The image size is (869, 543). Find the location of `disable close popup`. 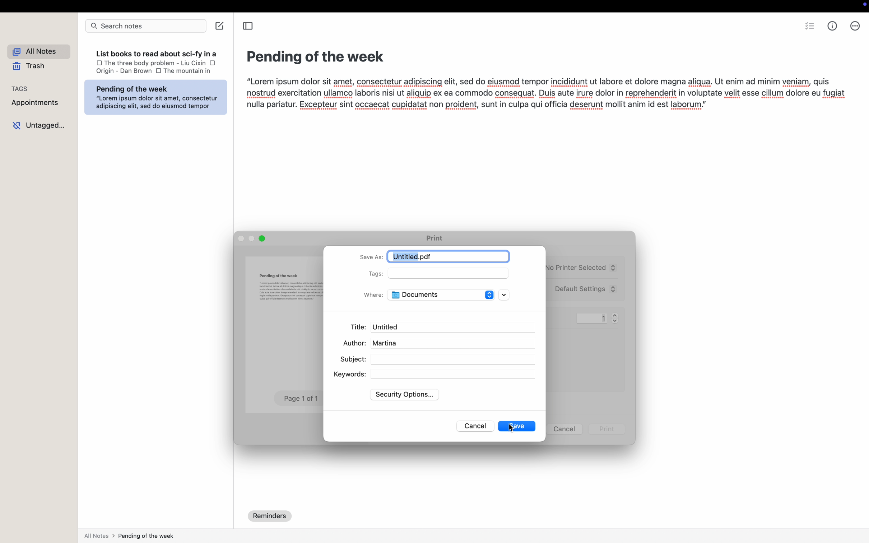

disable close popup is located at coordinates (242, 238).